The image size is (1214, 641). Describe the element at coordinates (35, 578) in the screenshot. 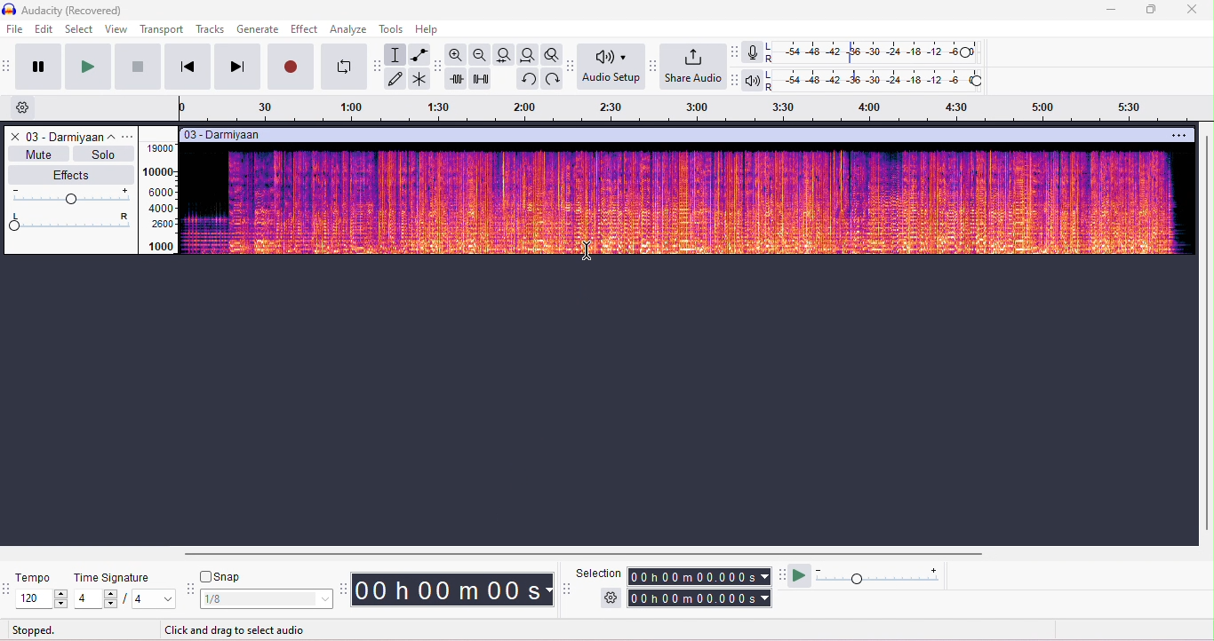

I see `tempo` at that location.